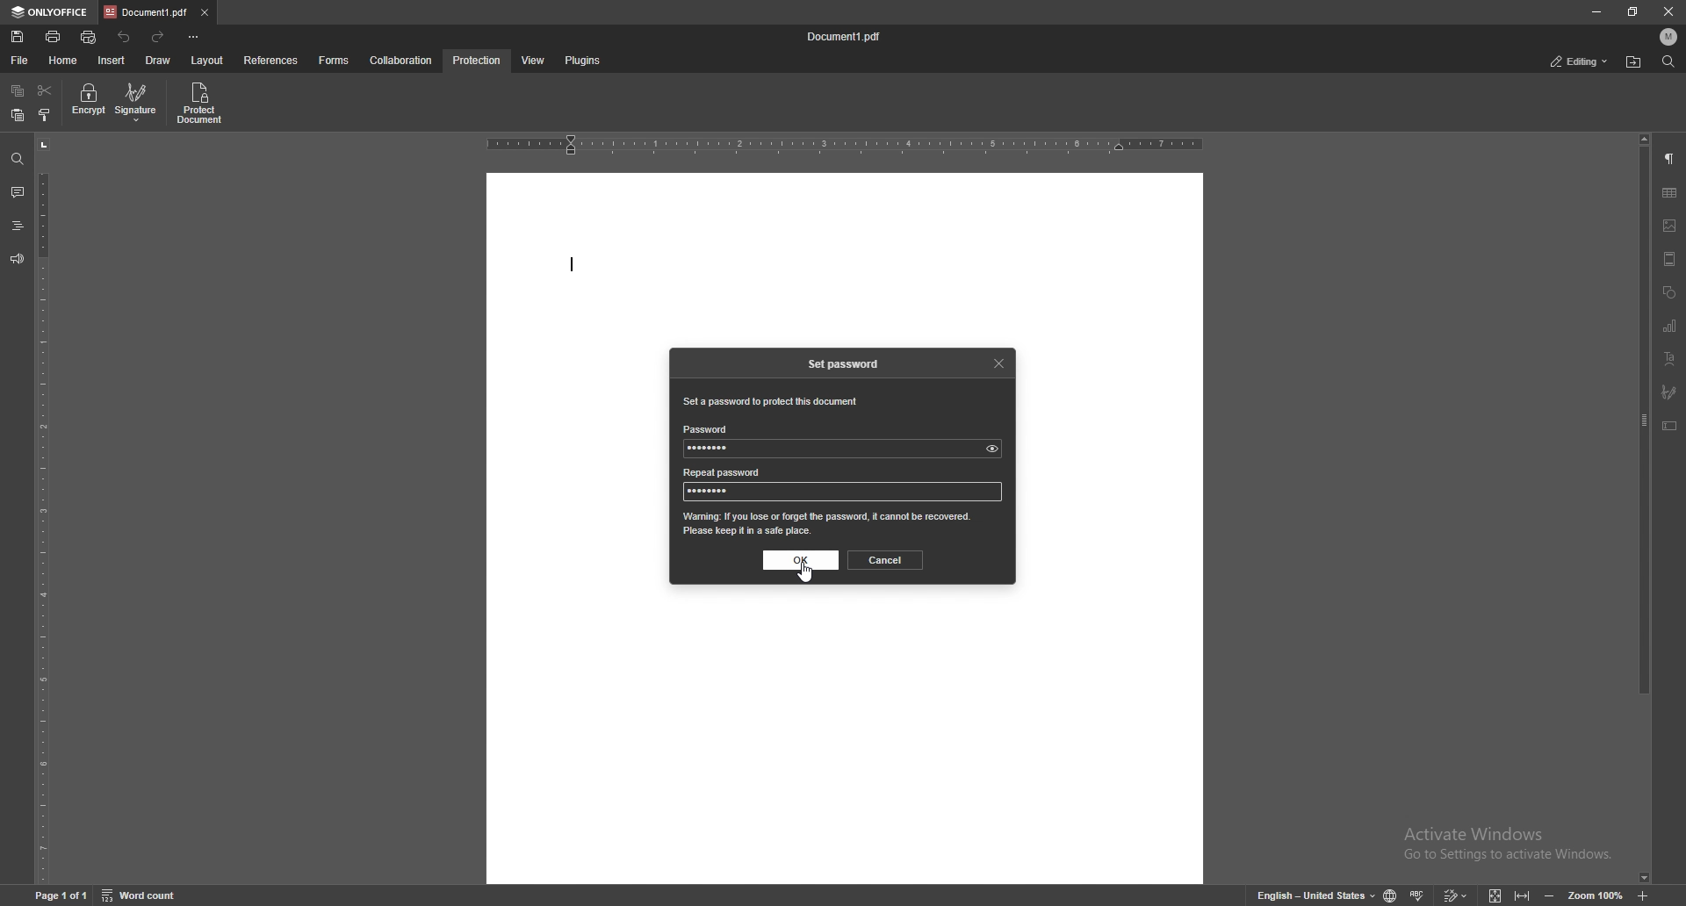 The image size is (1686, 906). I want to click on scroll bar, so click(1642, 508).